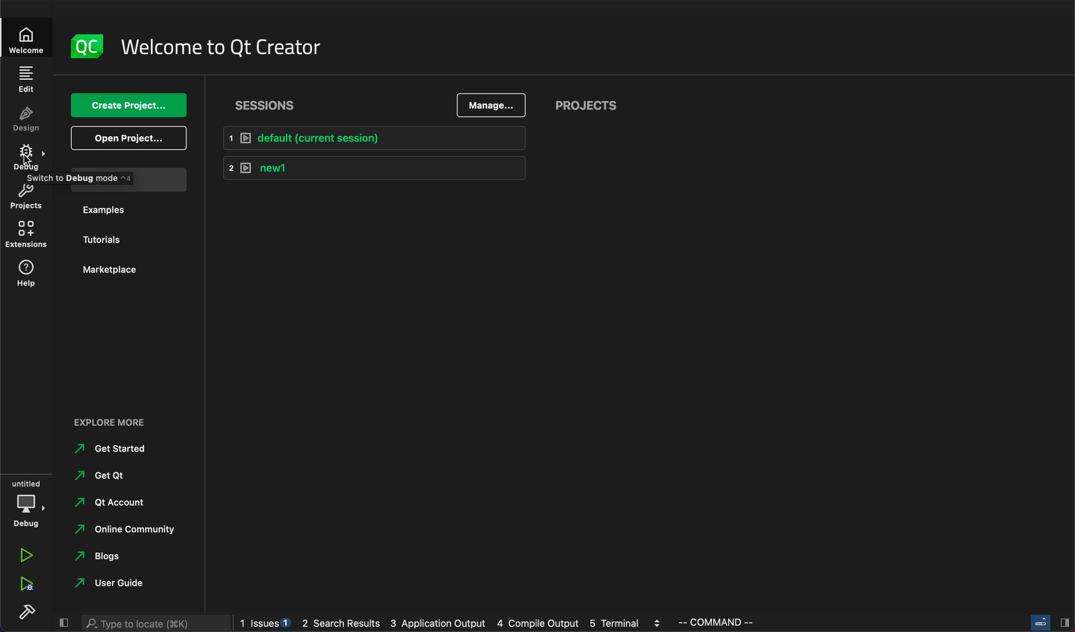 The width and height of the screenshot is (1075, 632). Describe the element at coordinates (29, 236) in the screenshot. I see `extensions` at that location.